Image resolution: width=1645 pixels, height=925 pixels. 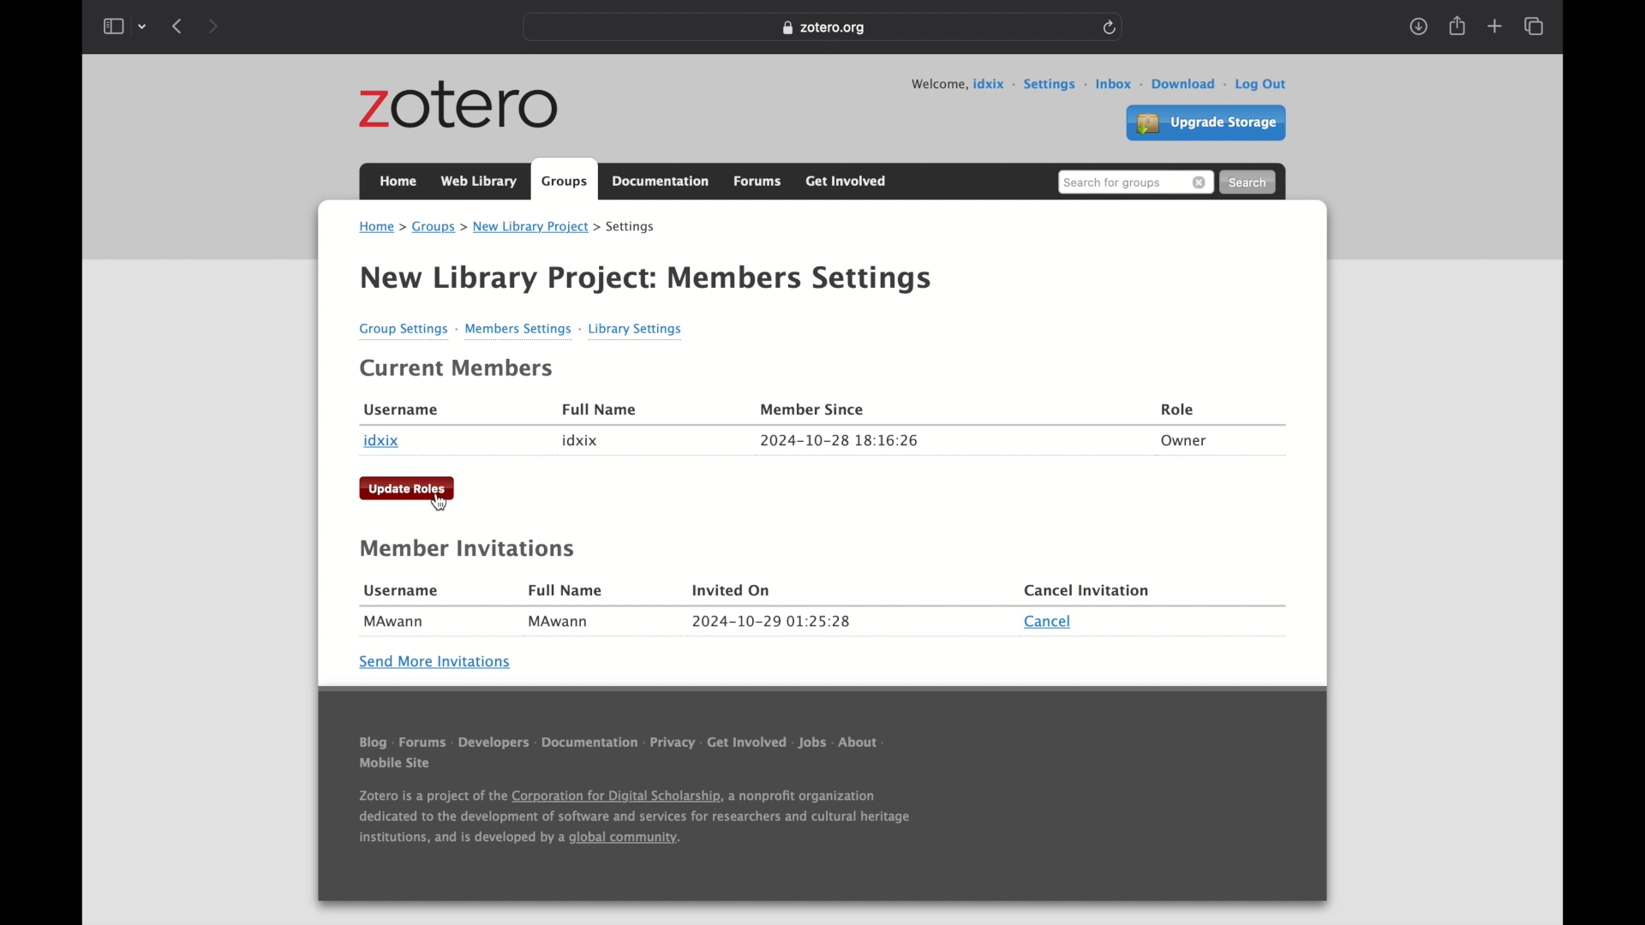 I want to click on full name, so click(x=598, y=408).